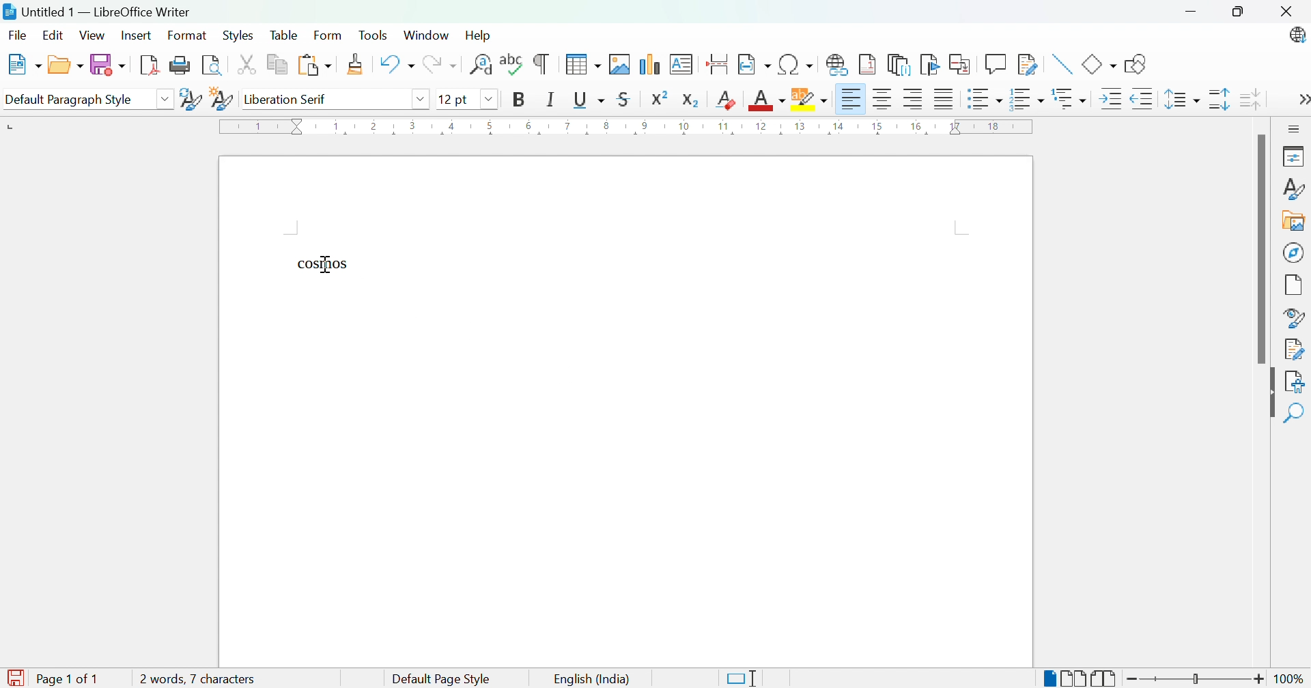  Describe the element at coordinates (916, 100) in the screenshot. I see `Align right` at that location.